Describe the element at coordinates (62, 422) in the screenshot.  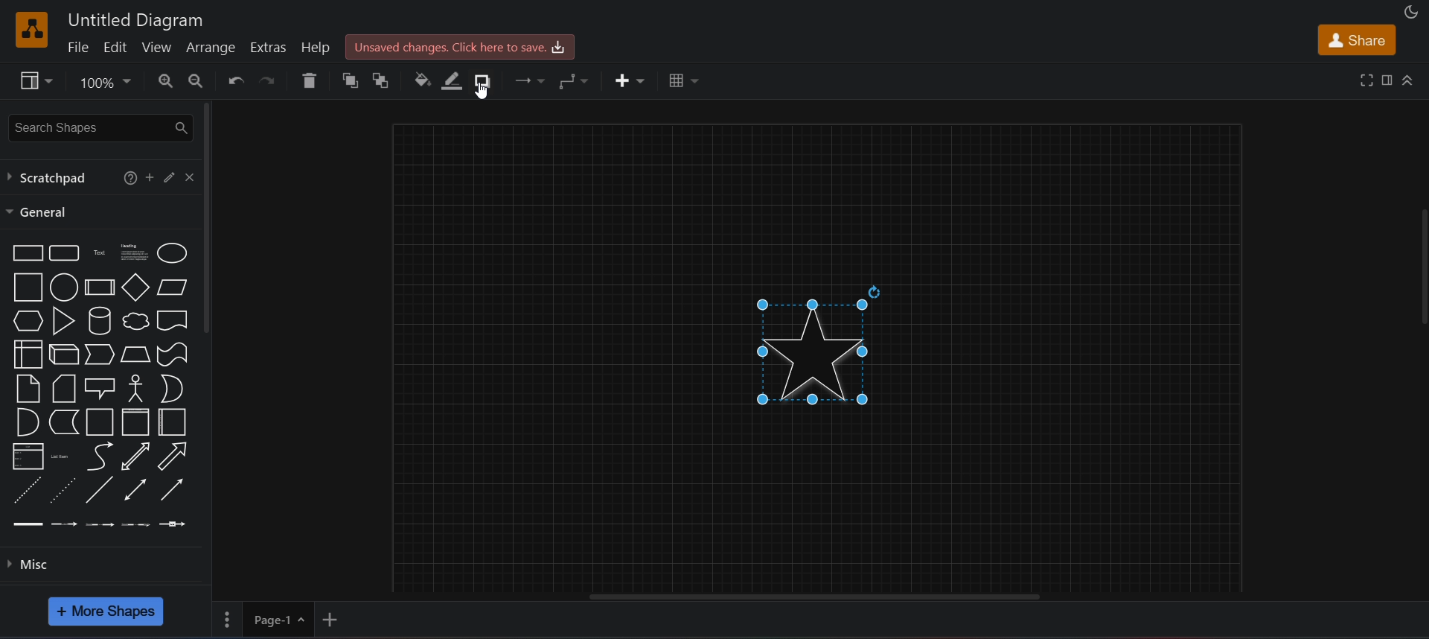
I see `data storage` at that location.